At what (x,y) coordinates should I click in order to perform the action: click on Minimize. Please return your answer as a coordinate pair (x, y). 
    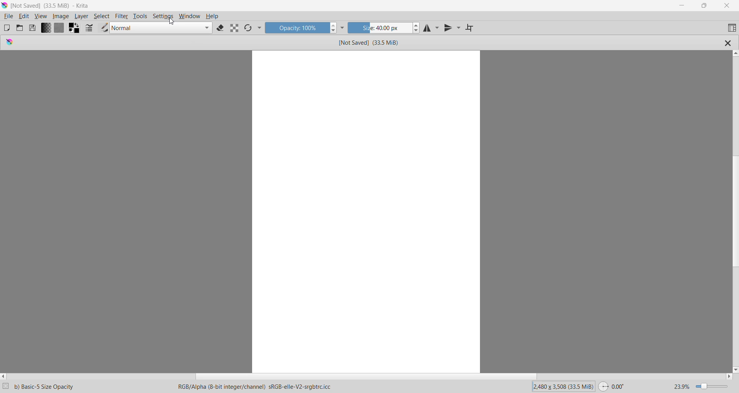
    Looking at the image, I should click on (683, 5).